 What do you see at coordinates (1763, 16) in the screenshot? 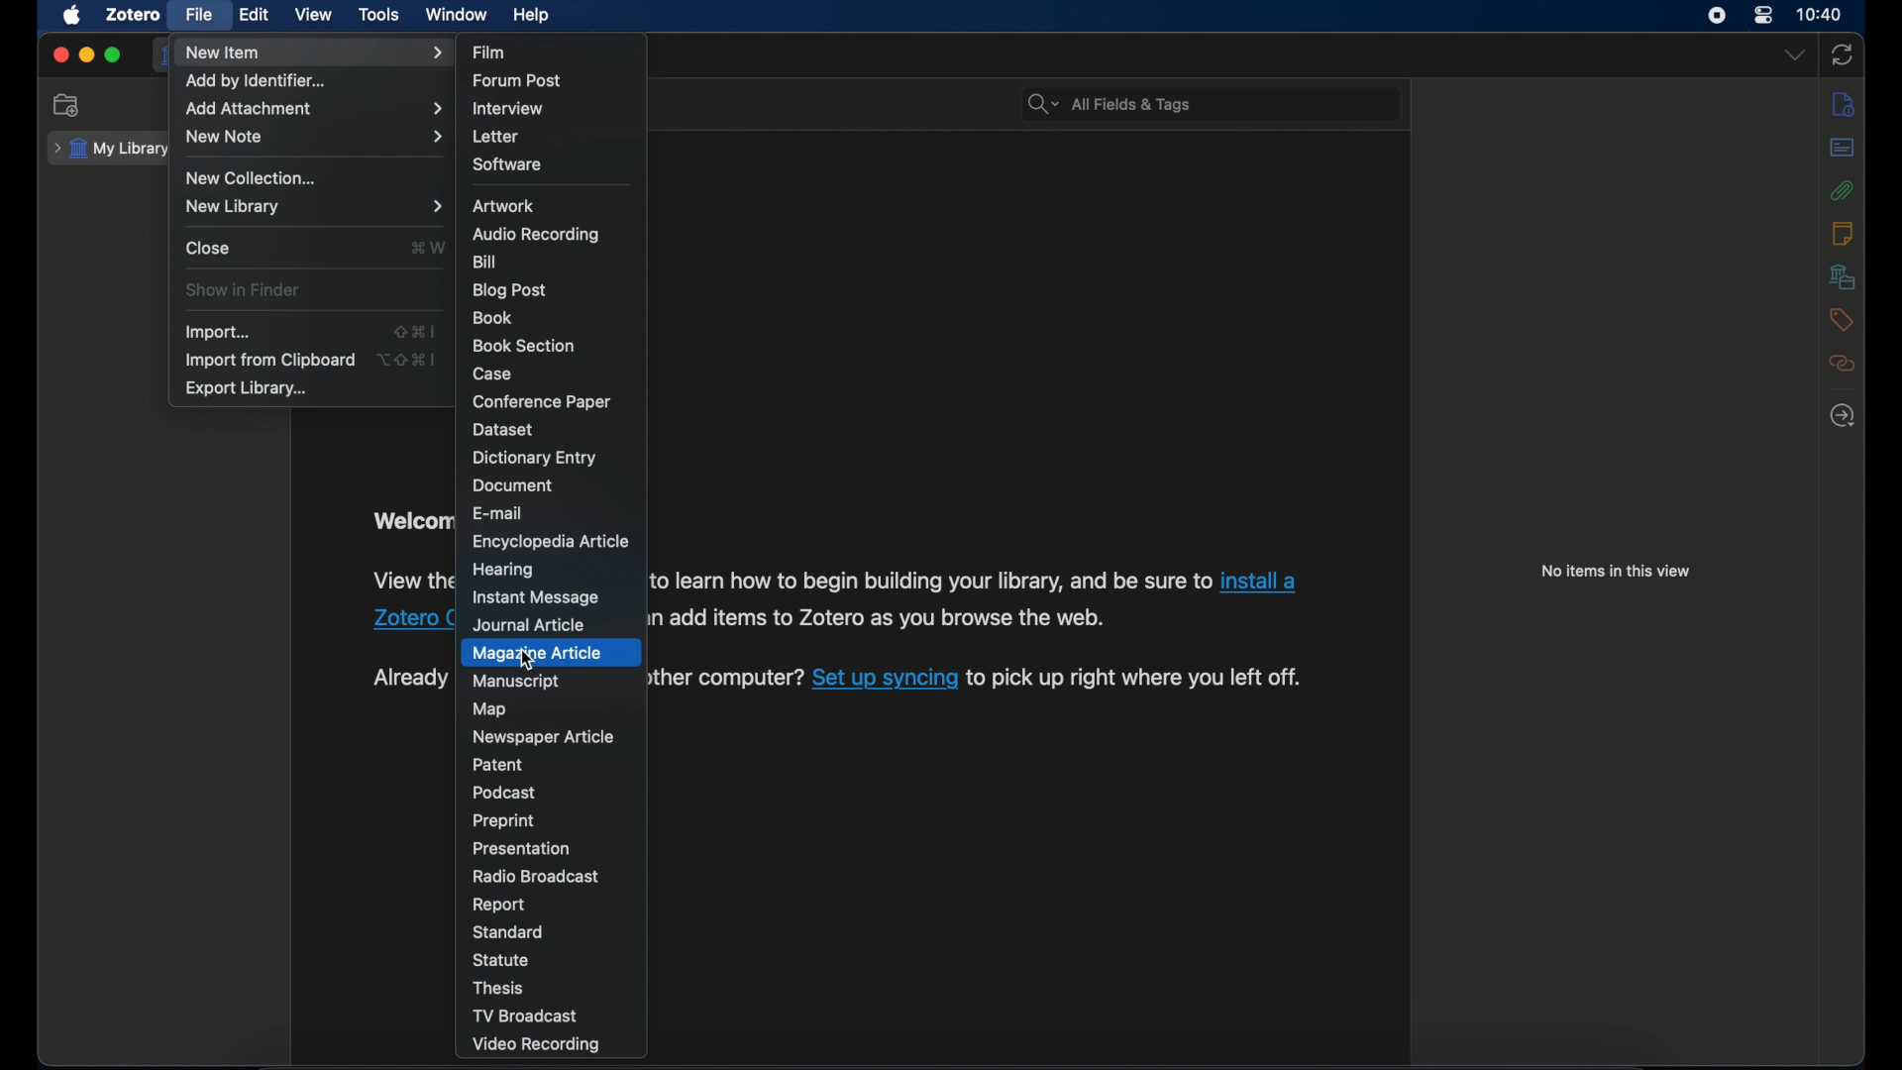
I see `control center` at bounding box center [1763, 16].